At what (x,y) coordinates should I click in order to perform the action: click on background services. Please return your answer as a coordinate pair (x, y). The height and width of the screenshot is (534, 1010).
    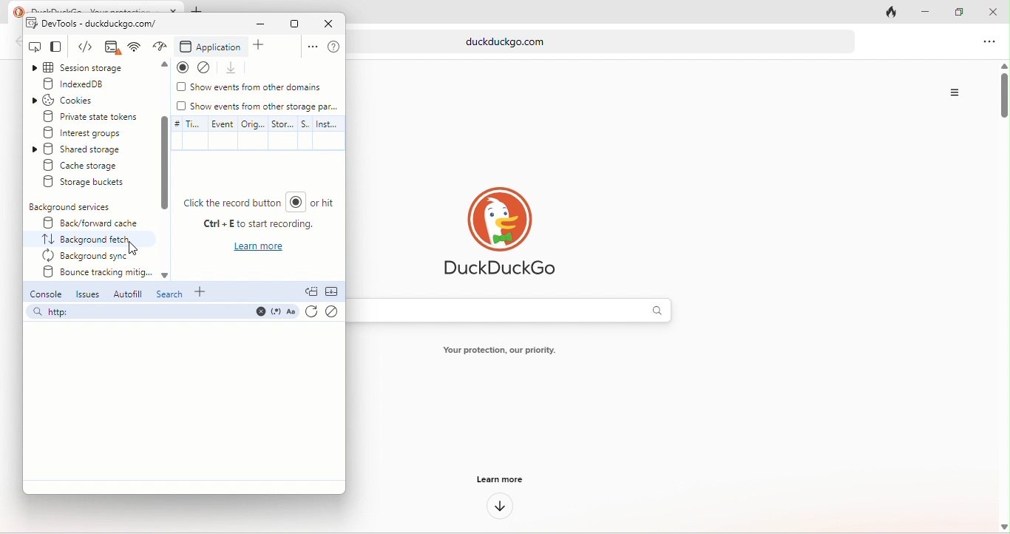
    Looking at the image, I should click on (72, 207).